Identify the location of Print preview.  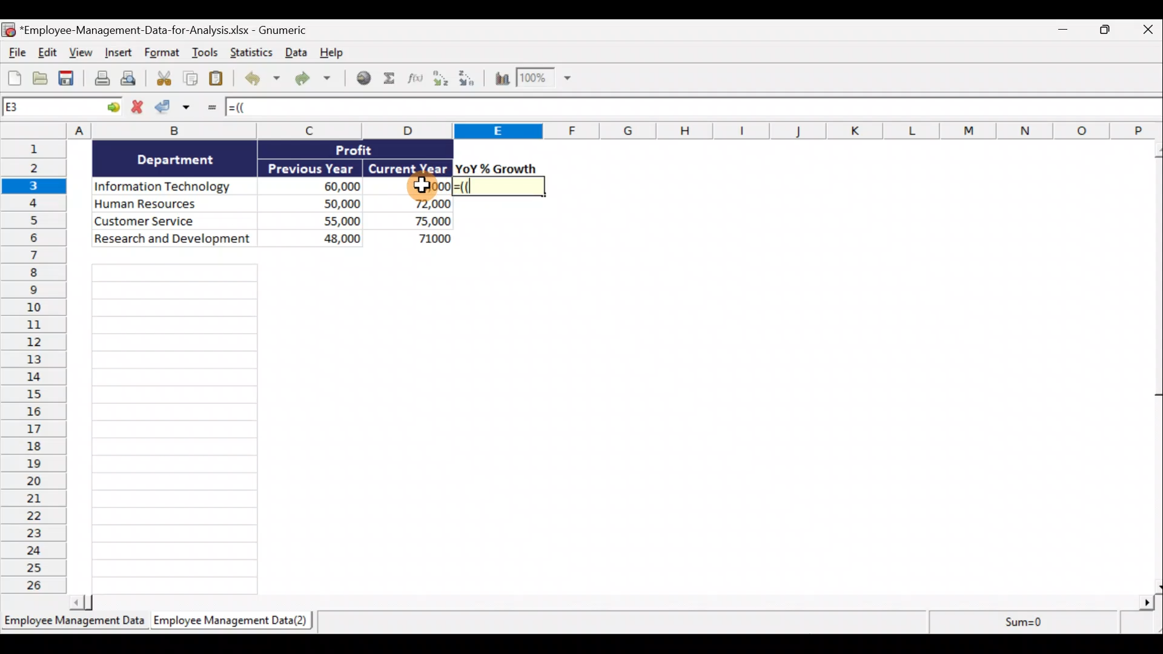
(130, 79).